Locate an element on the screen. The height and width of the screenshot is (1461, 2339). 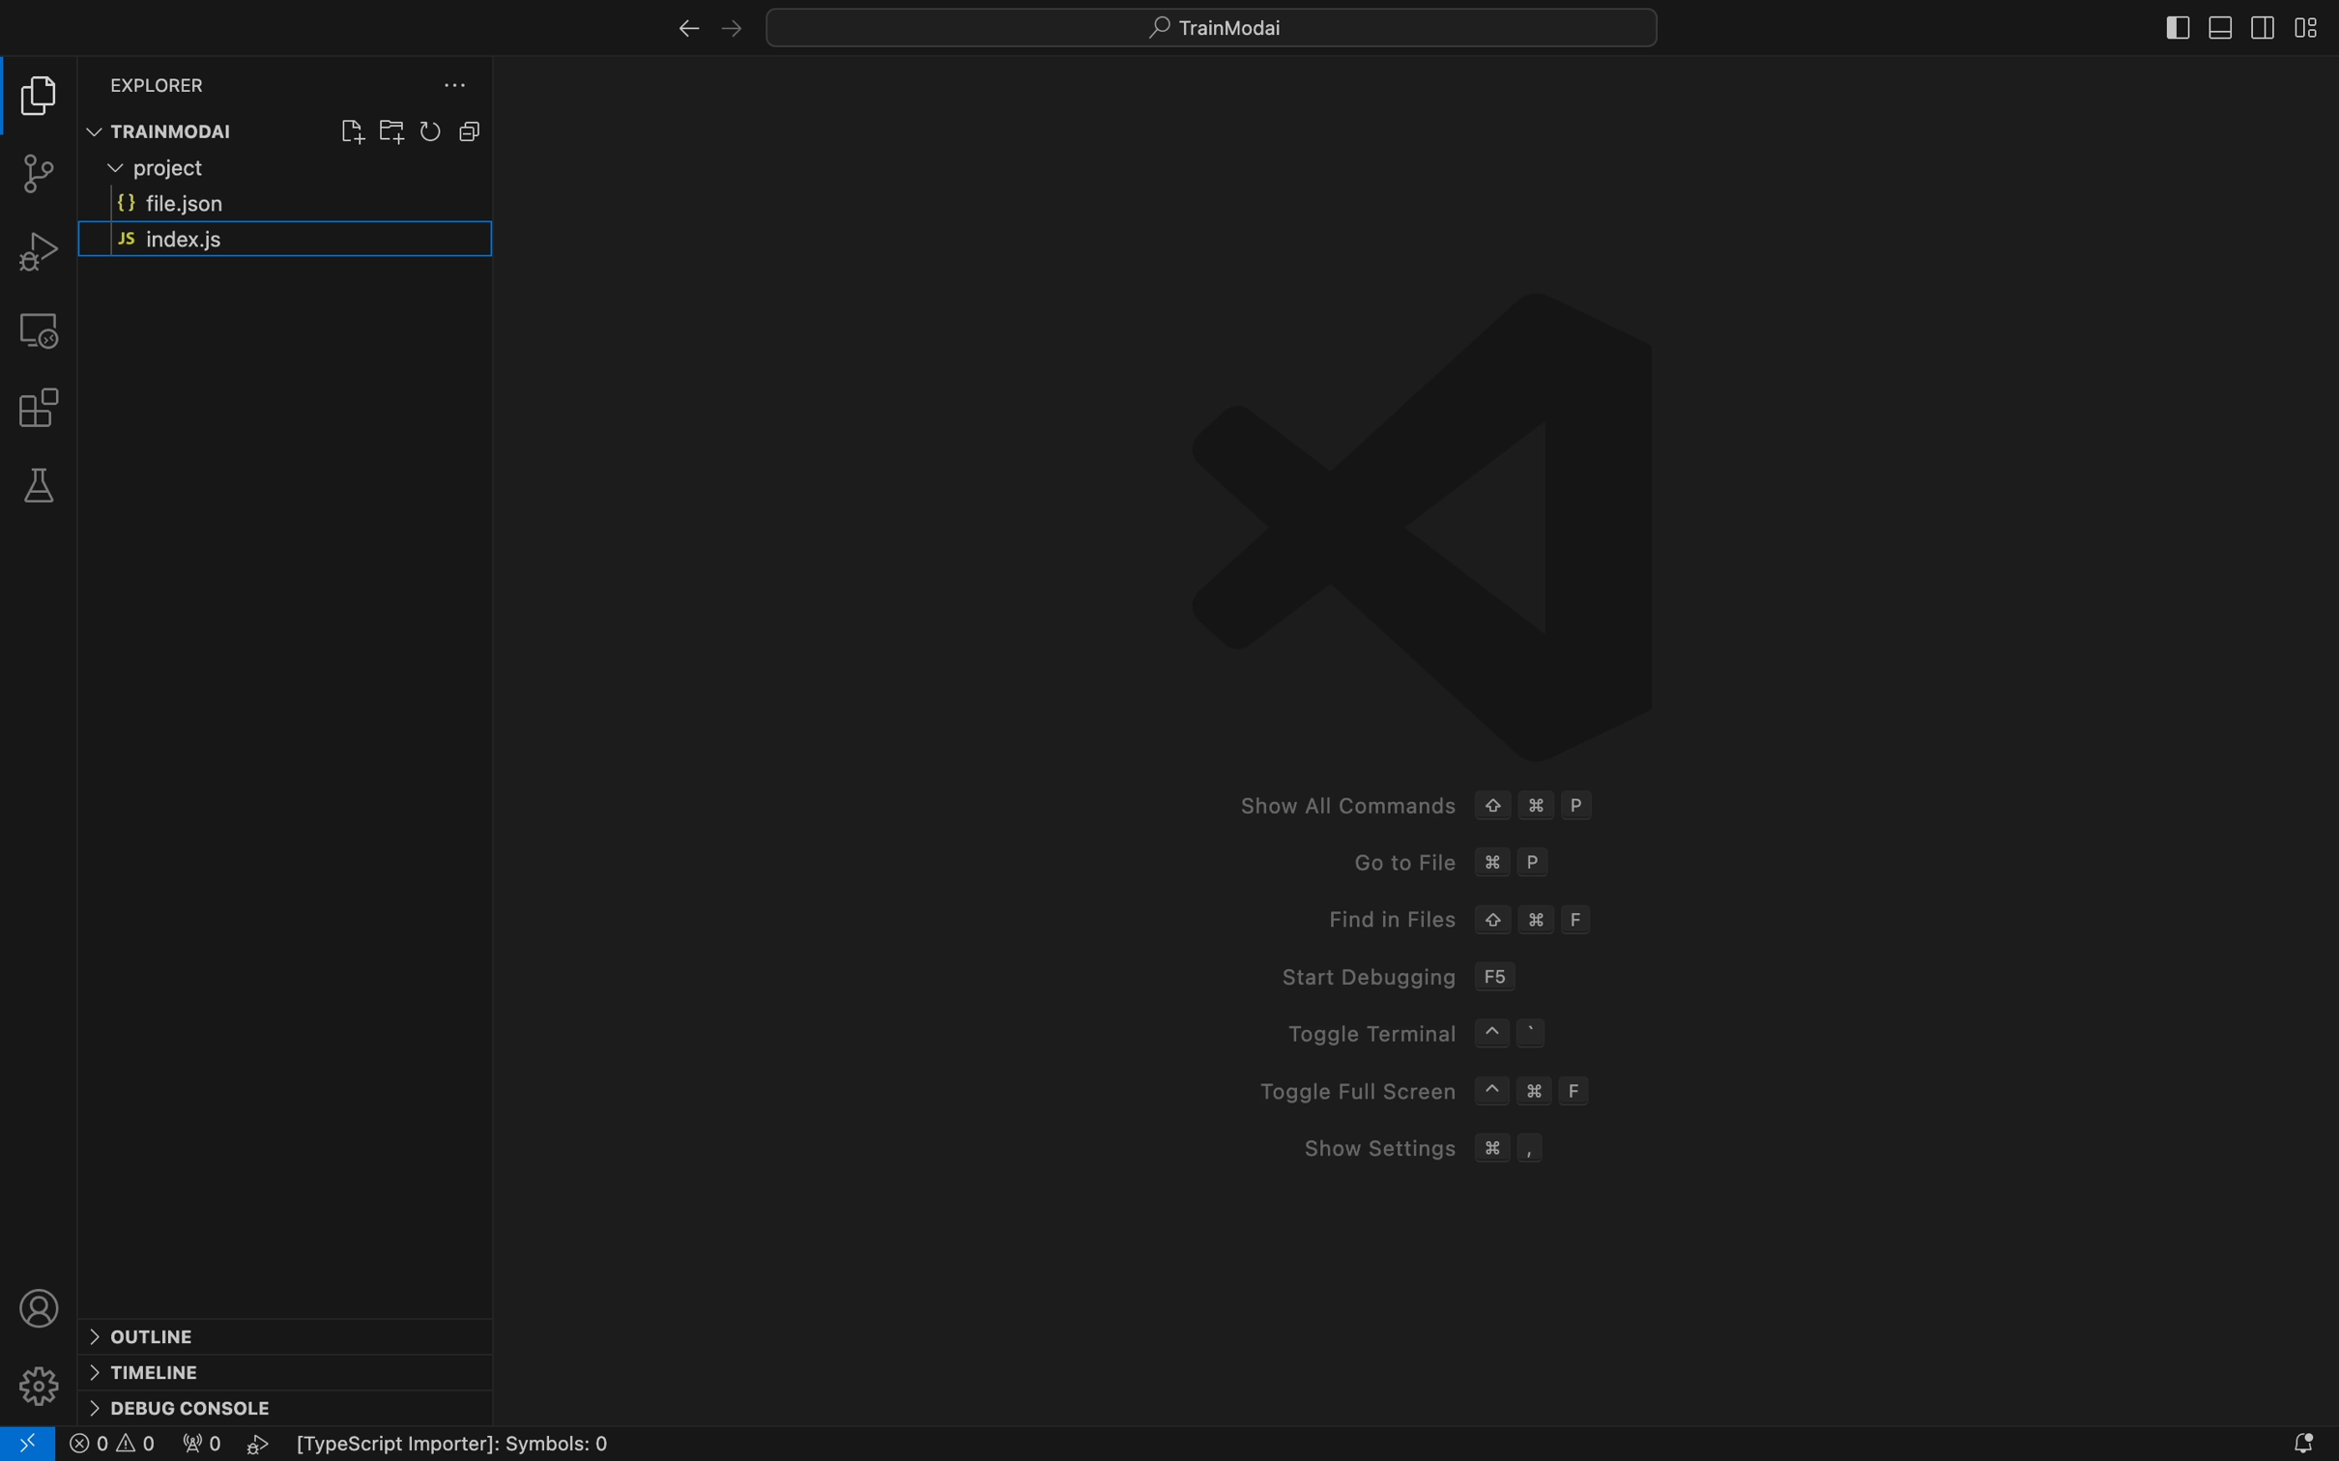
settings is located at coordinates (39, 1386).